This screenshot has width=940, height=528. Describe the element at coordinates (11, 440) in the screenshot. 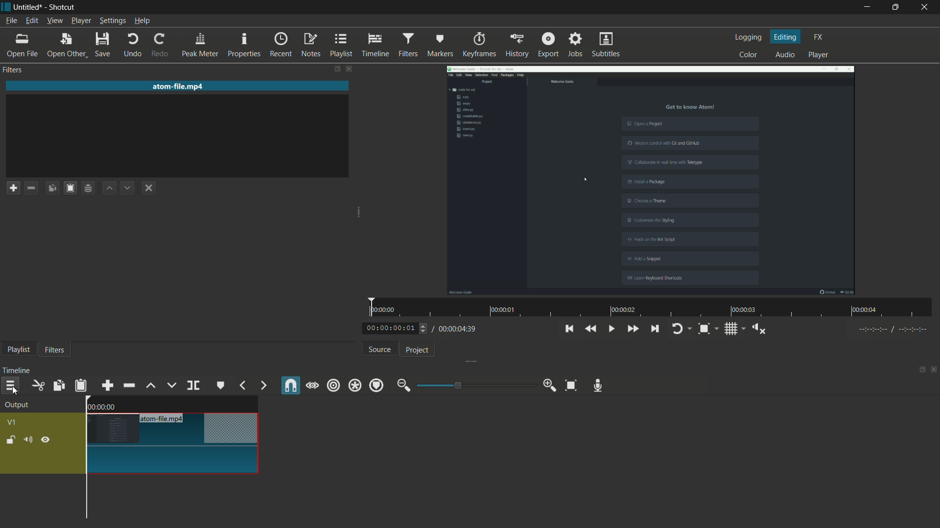

I see `lock` at that location.